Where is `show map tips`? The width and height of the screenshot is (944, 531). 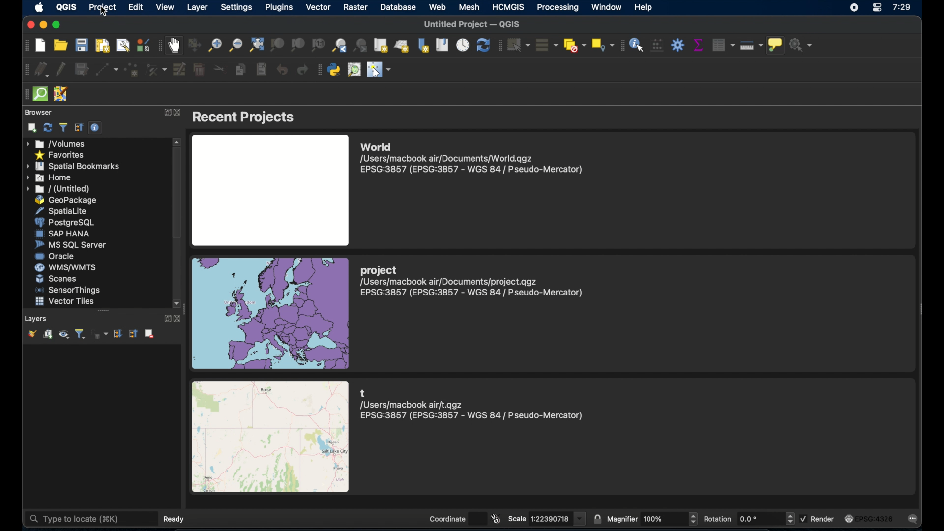
show map tips is located at coordinates (776, 45).